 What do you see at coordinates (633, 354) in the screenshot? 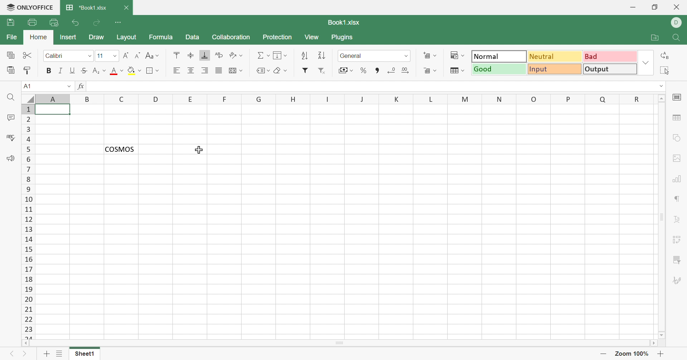
I see `Zoom 100%` at bounding box center [633, 354].